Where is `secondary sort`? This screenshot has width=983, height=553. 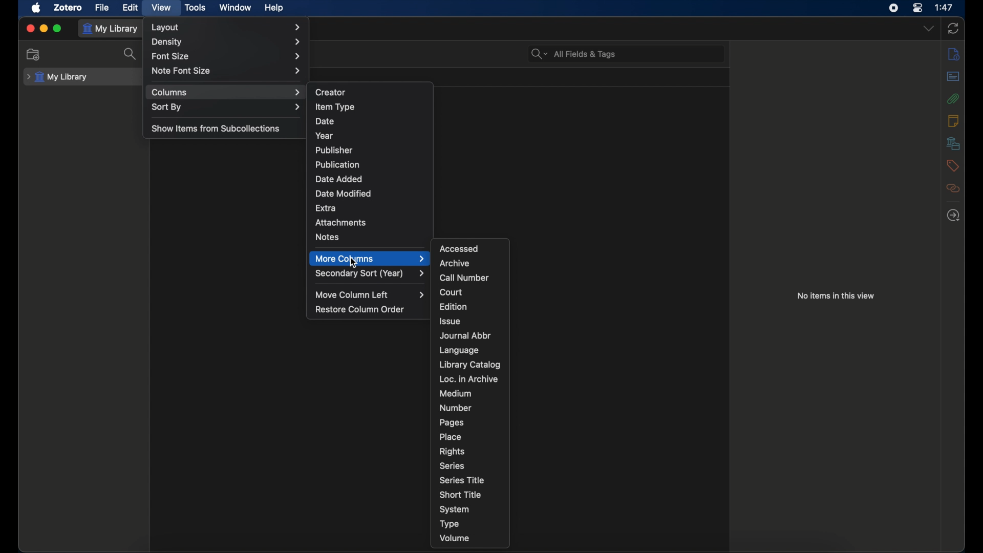 secondary sort is located at coordinates (371, 273).